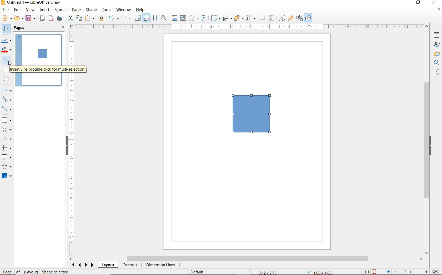  What do you see at coordinates (203, 18) in the screenshot?
I see `INSERT FRONTWORK TEXT` at bounding box center [203, 18].